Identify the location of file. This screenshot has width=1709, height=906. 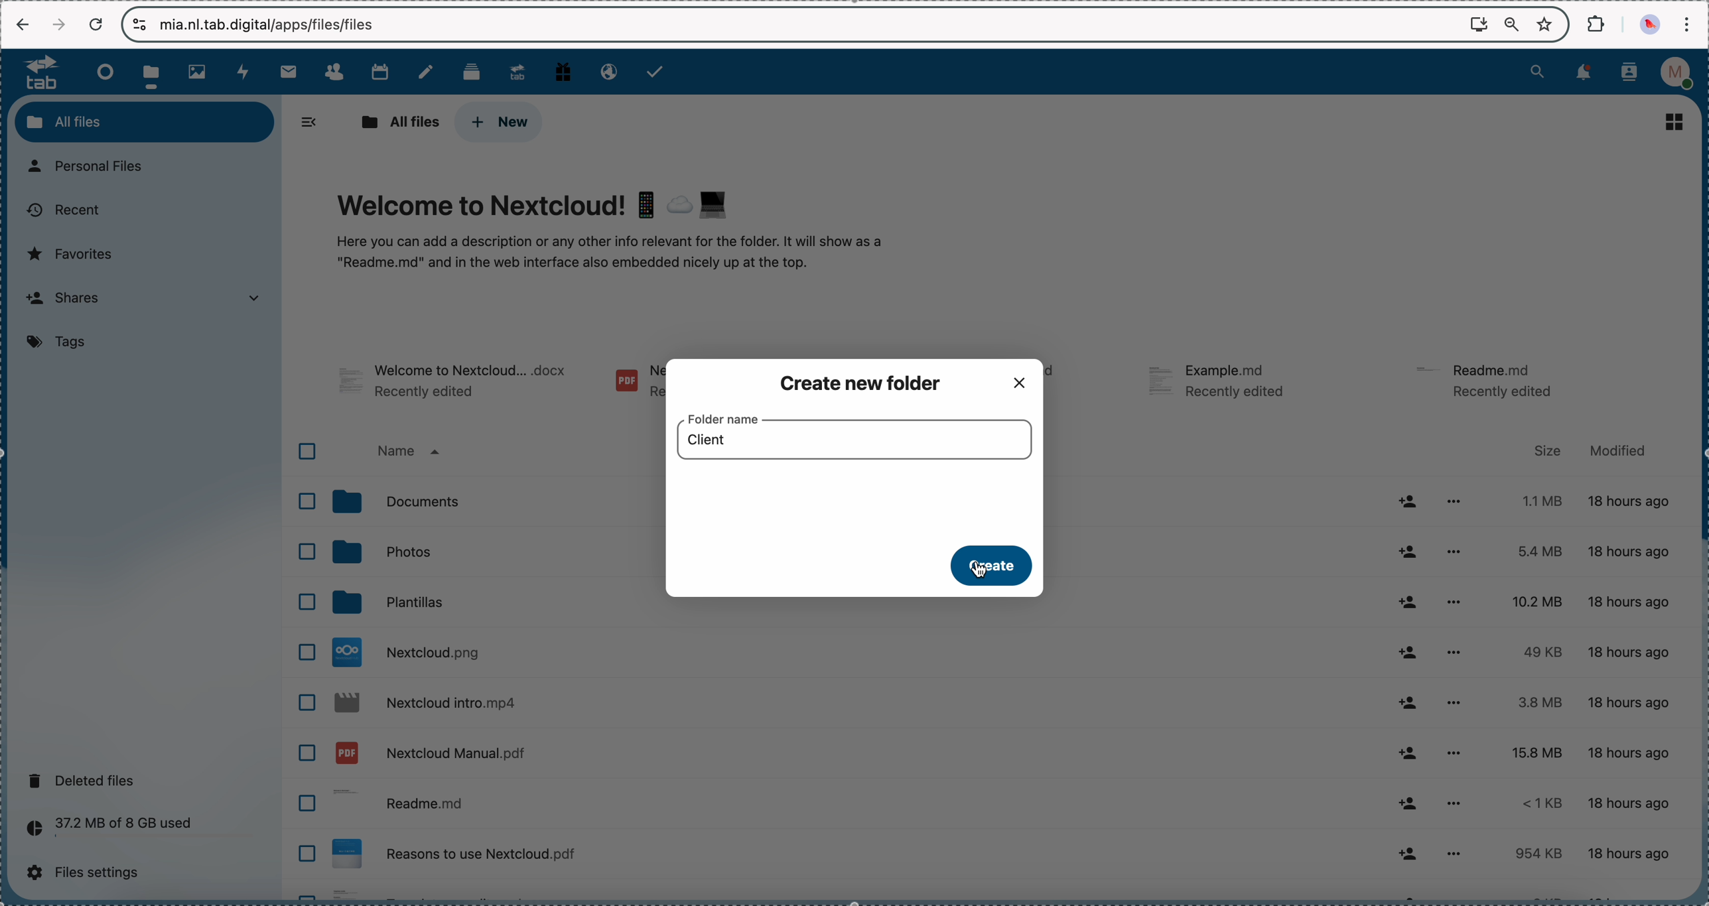
(635, 384).